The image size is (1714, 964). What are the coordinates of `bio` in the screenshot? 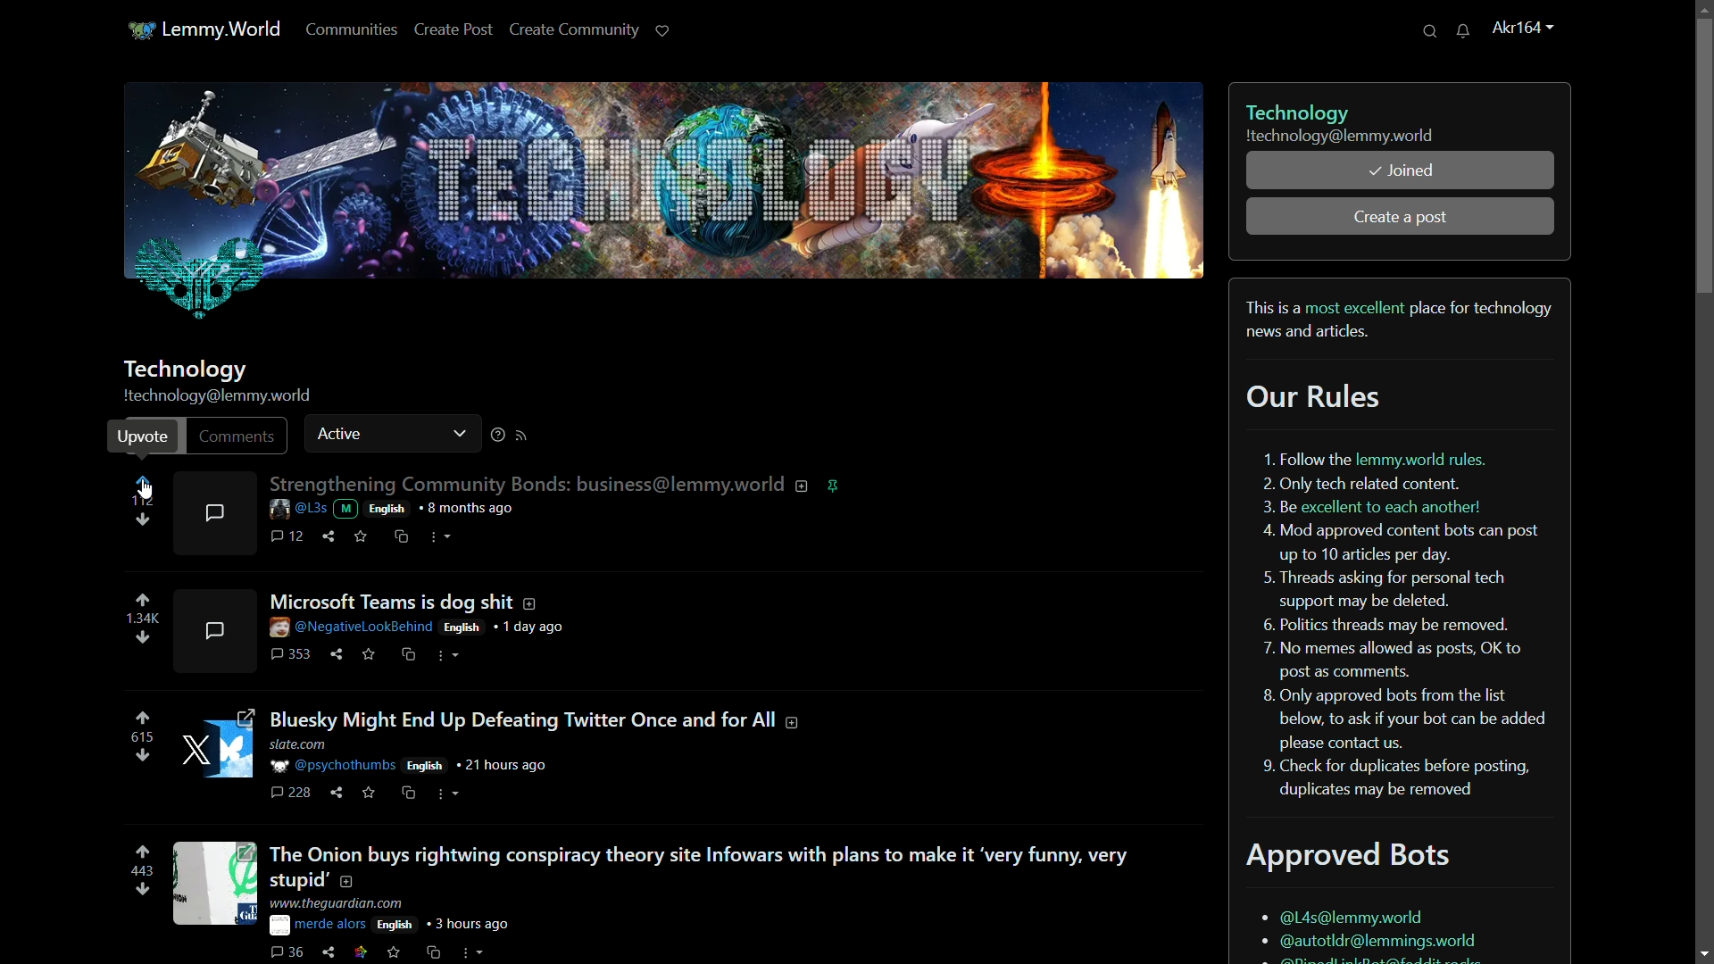 It's located at (1402, 320).